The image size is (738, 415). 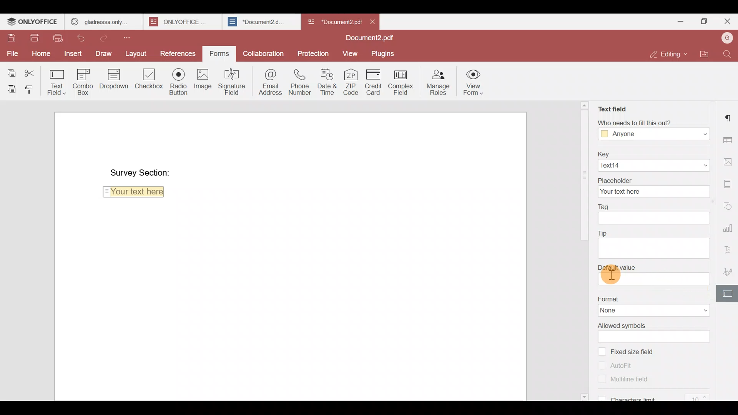 What do you see at coordinates (112, 80) in the screenshot?
I see `Dropdown` at bounding box center [112, 80].